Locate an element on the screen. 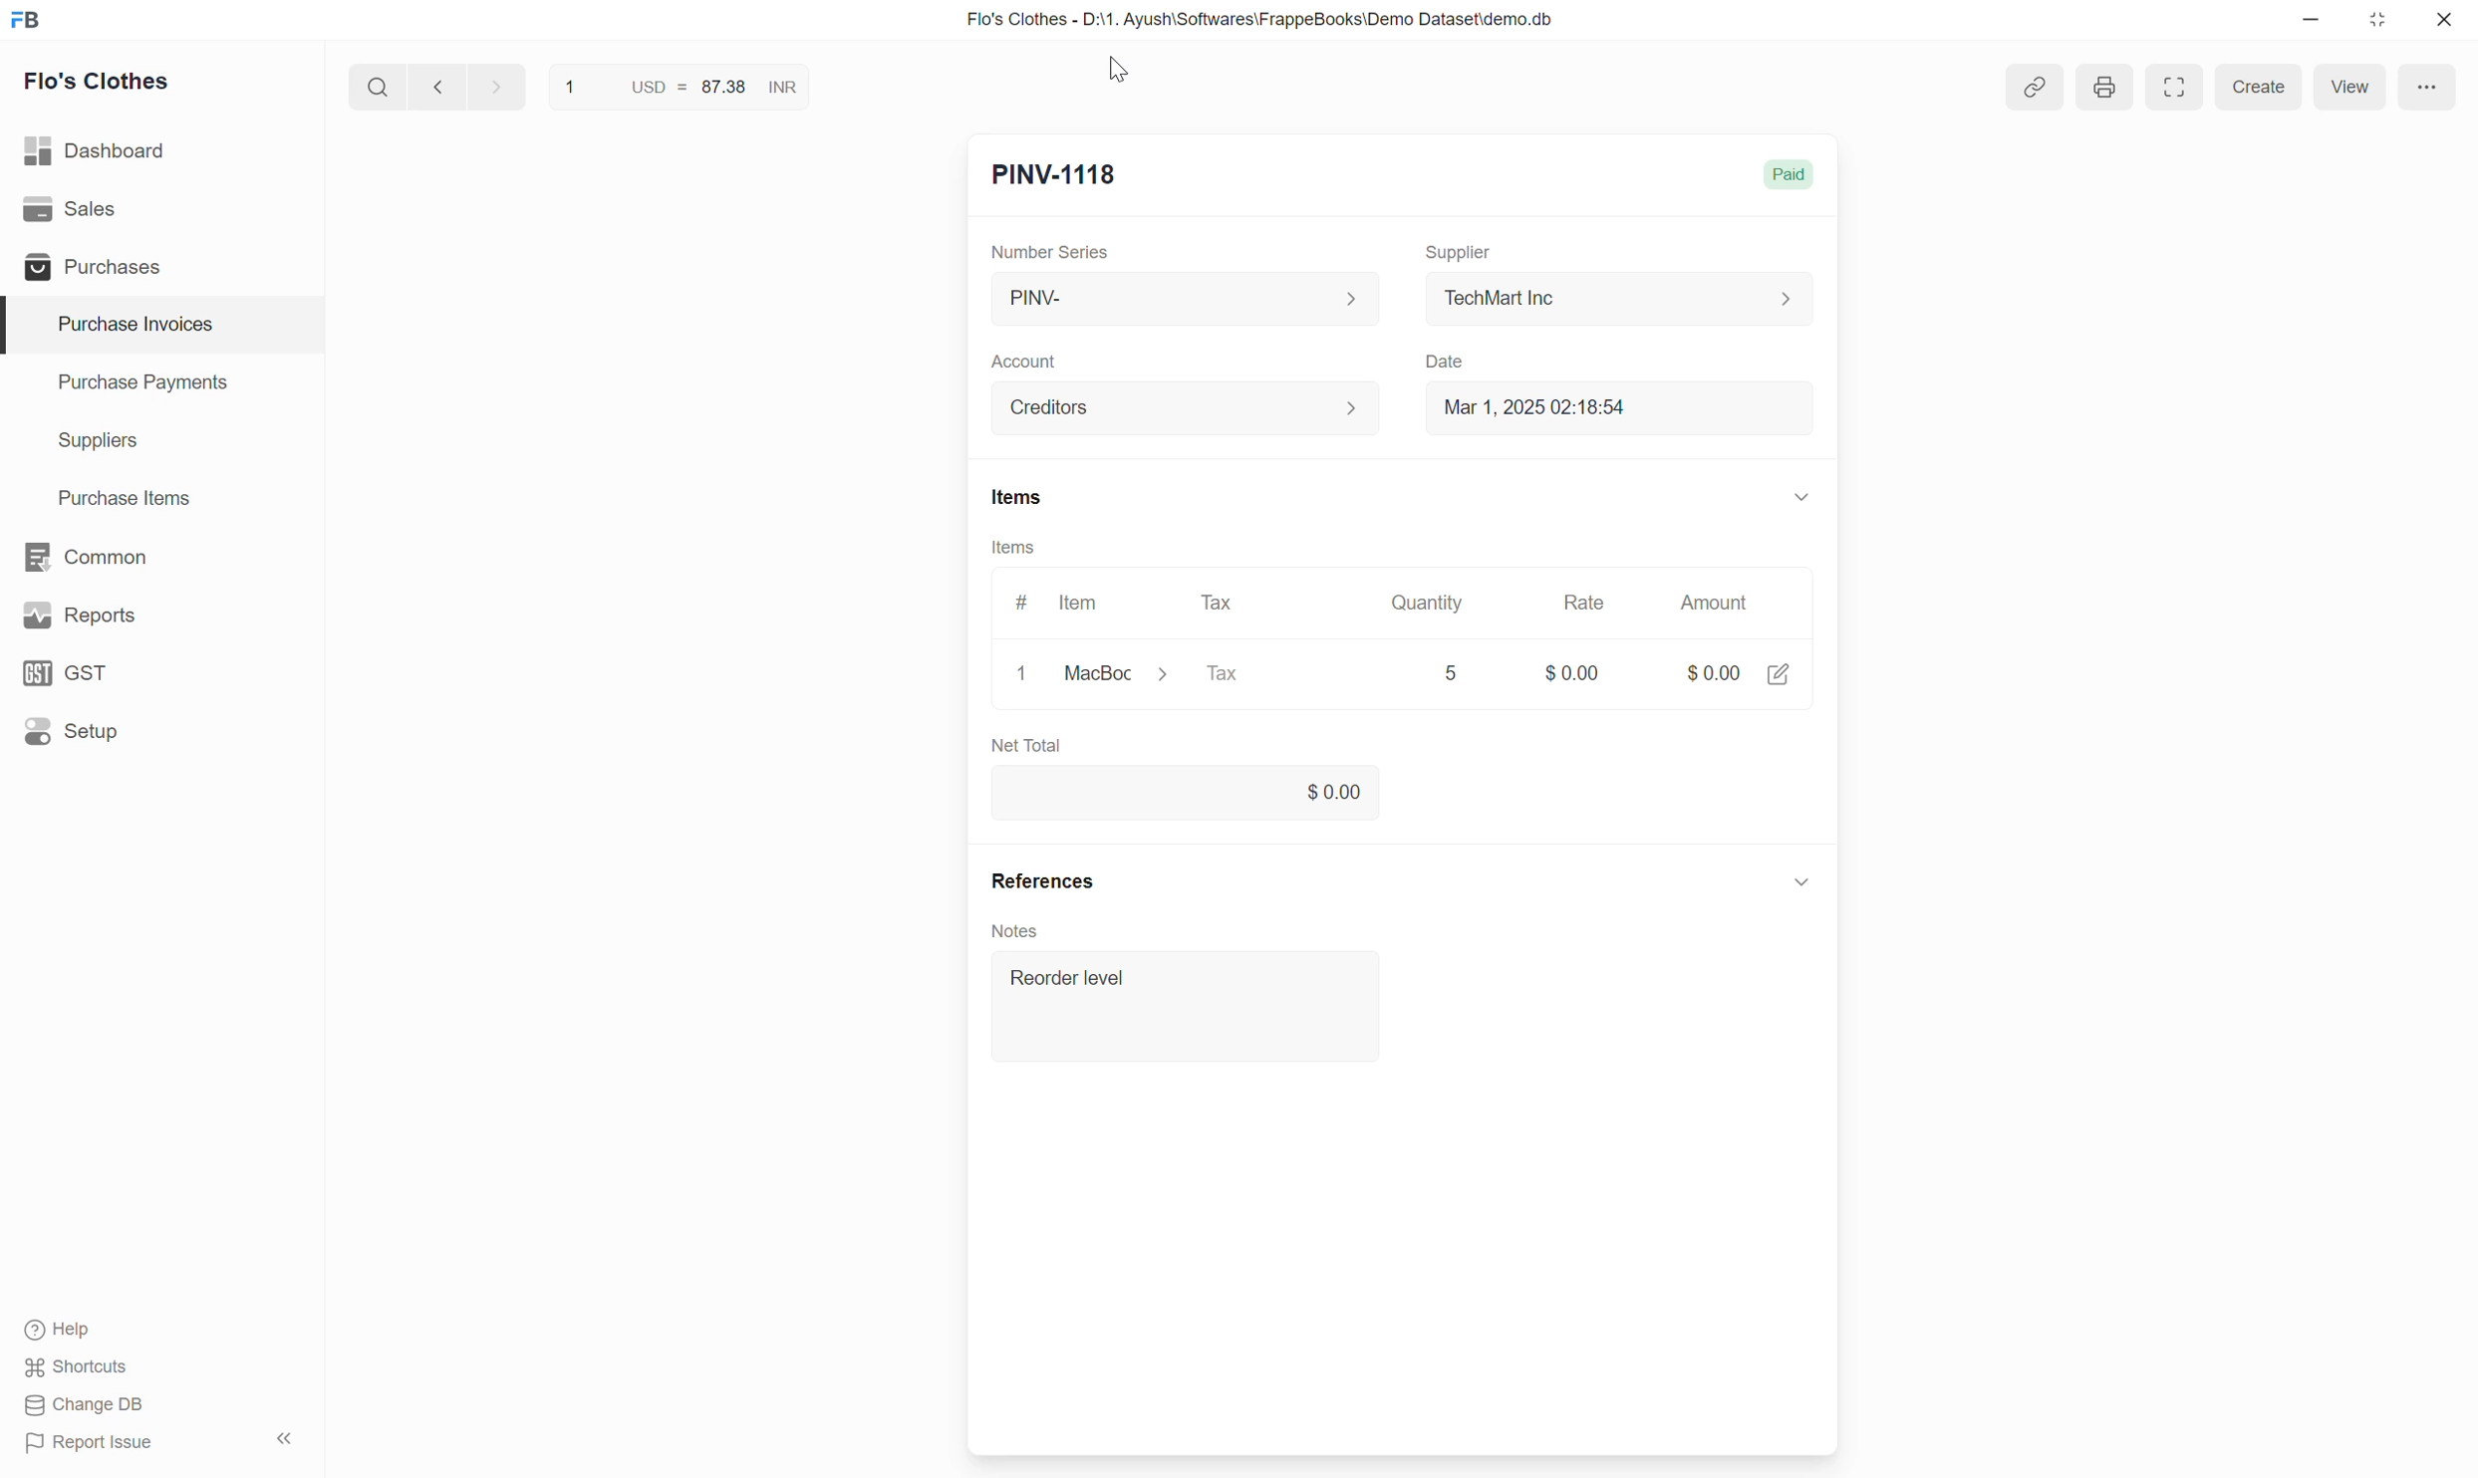 The image size is (2478, 1478). Collapse is located at coordinates (284, 1438).